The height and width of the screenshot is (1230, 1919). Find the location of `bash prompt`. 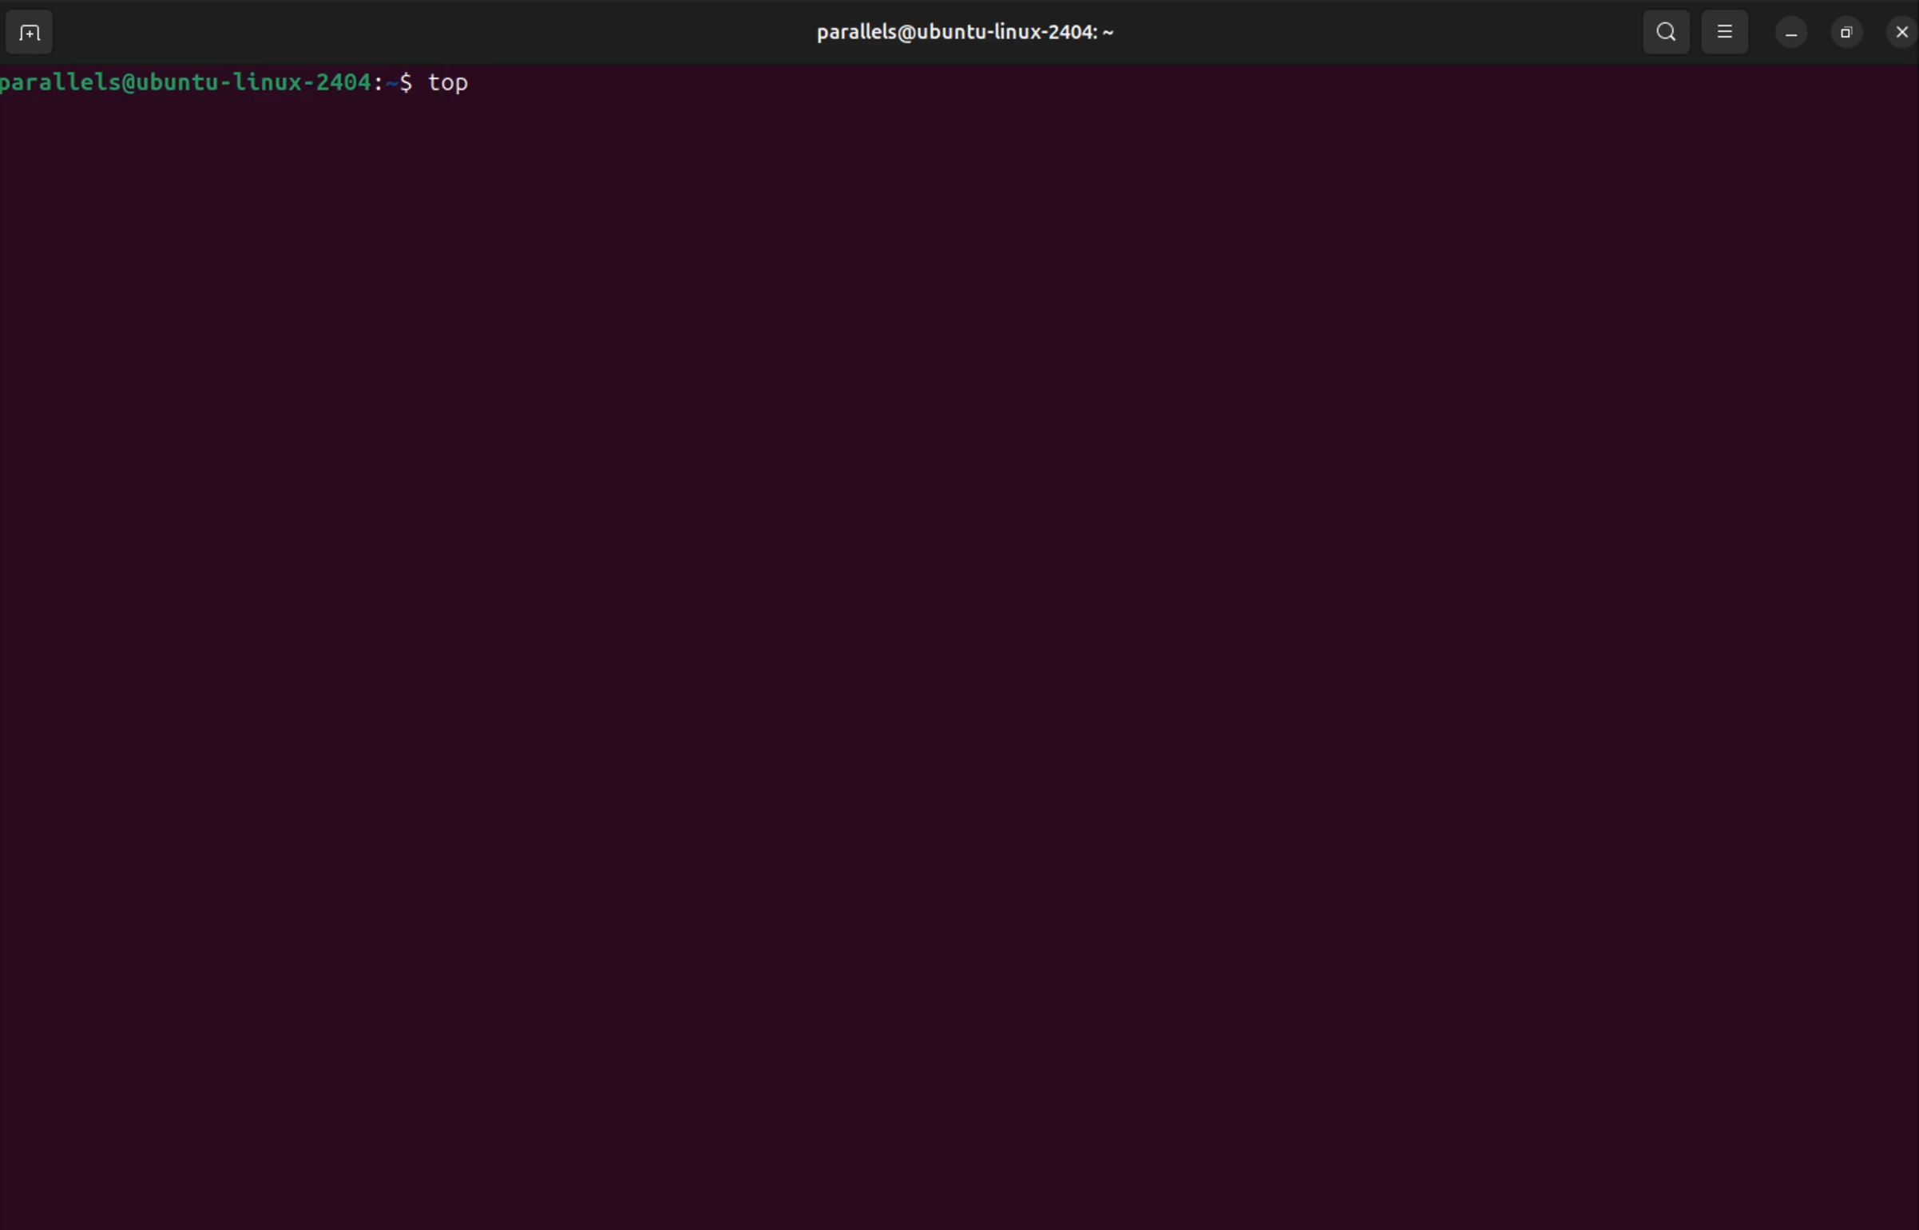

bash prompt is located at coordinates (1897, 32).